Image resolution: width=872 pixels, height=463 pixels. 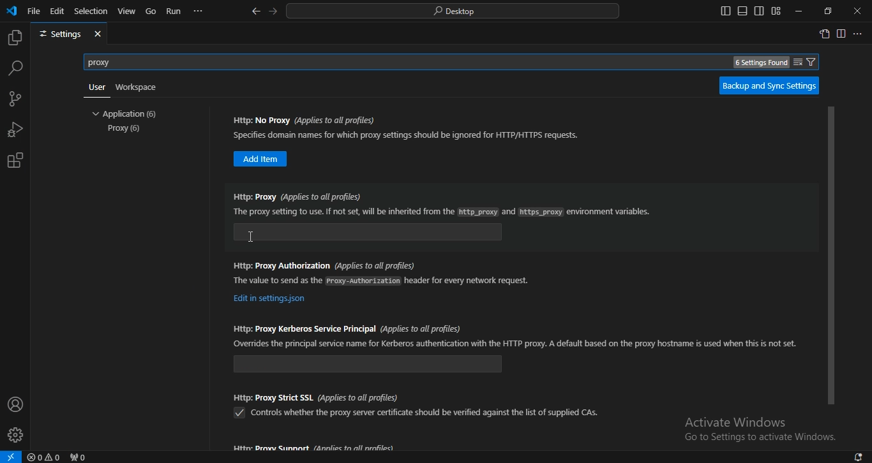 What do you see at coordinates (200, 11) in the screenshot?
I see `...` at bounding box center [200, 11].